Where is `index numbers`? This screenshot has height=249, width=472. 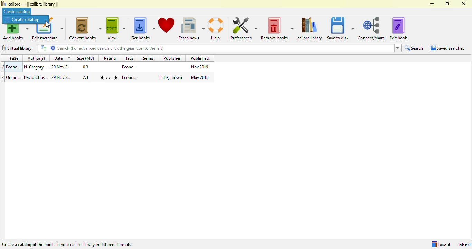
index numbers is located at coordinates (2, 72).